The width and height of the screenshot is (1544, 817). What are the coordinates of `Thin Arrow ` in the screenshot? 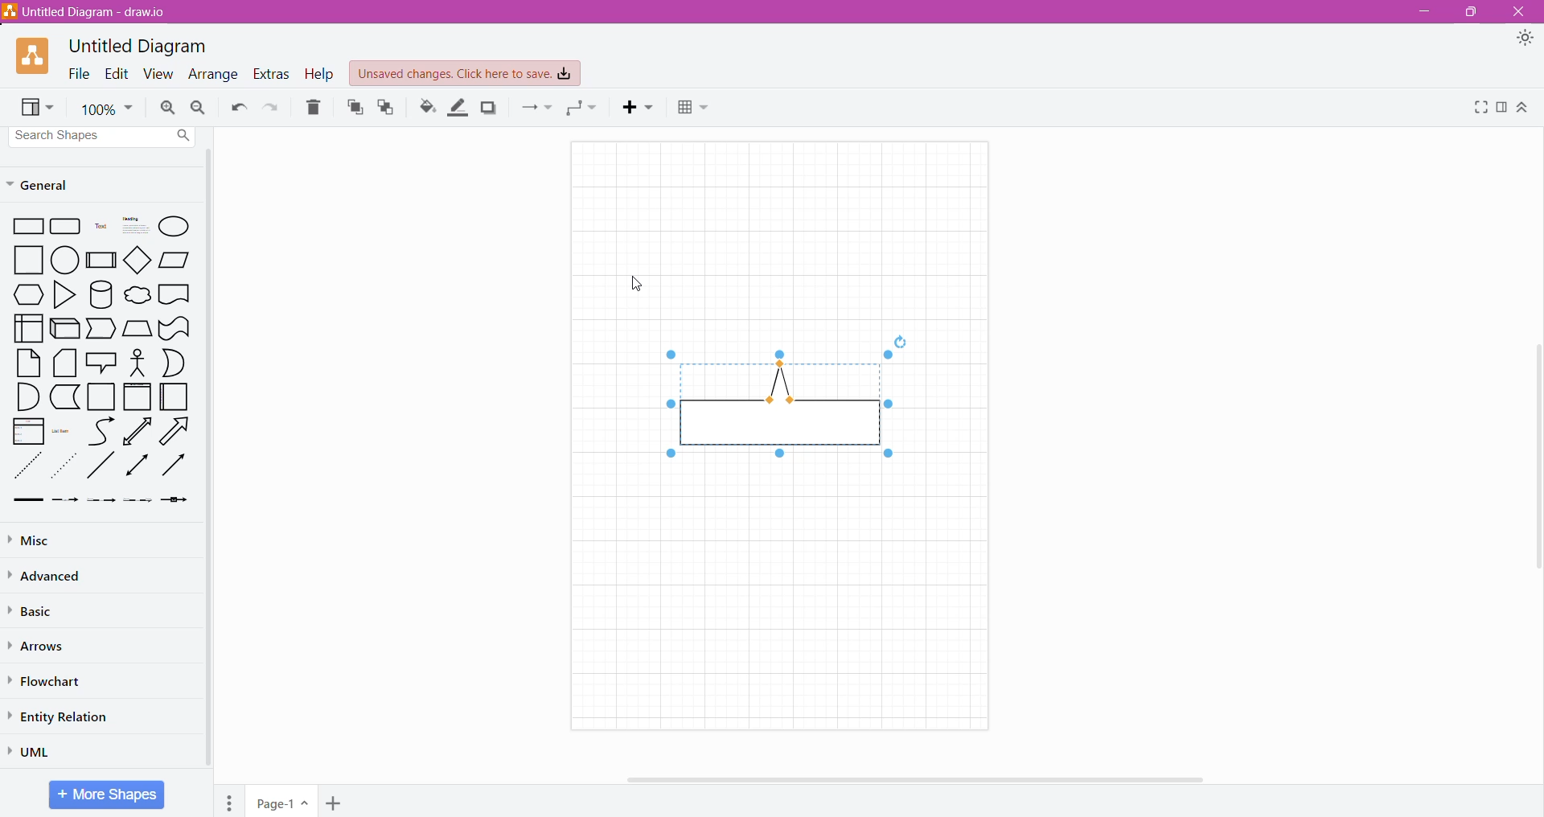 It's located at (102, 501).